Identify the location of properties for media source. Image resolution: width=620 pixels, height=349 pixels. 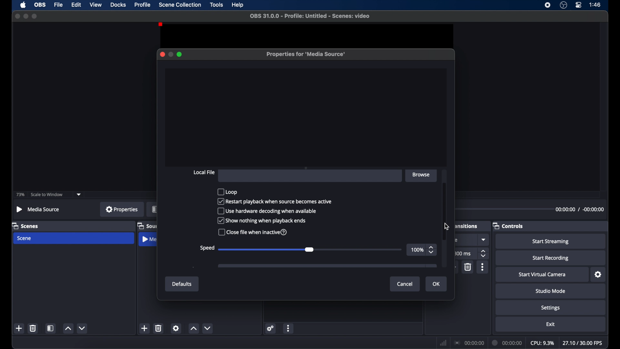
(306, 54).